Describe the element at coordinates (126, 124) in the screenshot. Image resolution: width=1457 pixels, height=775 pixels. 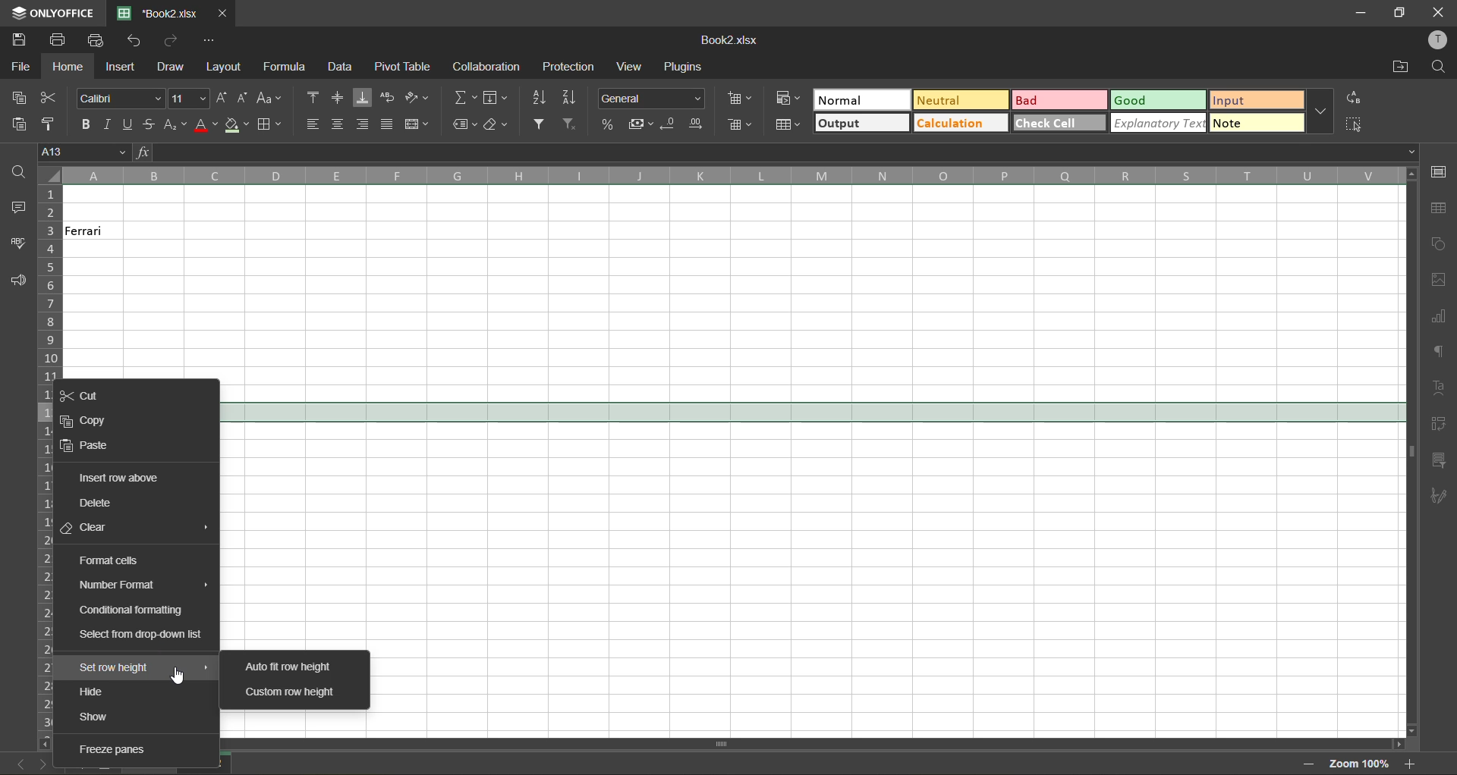
I see `underline` at that location.